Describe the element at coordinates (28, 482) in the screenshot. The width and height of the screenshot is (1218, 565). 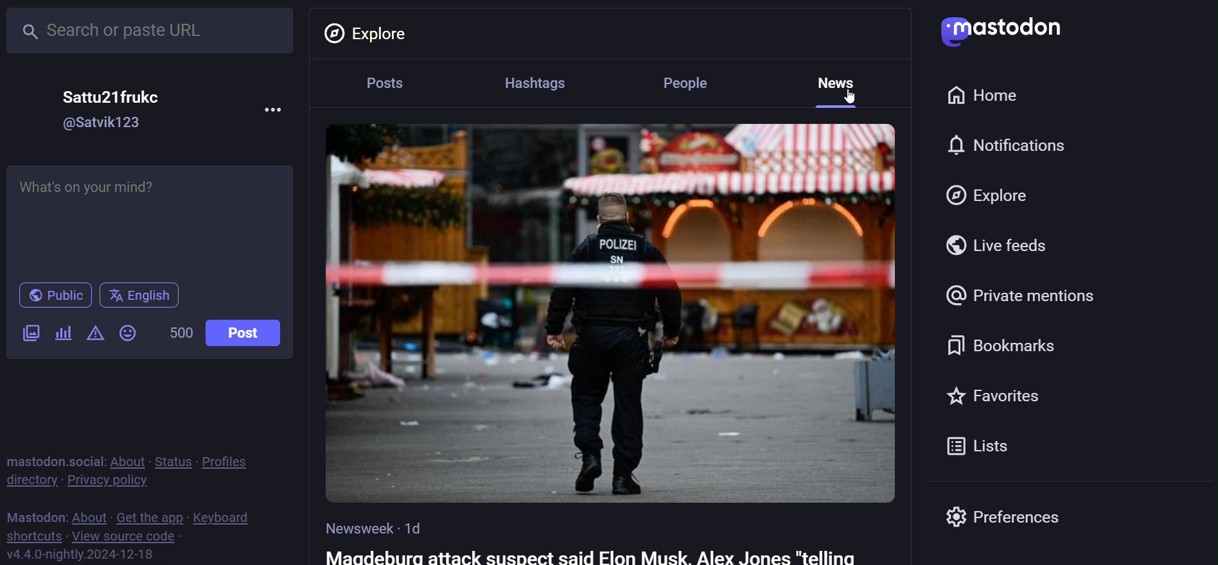
I see `directory` at that location.